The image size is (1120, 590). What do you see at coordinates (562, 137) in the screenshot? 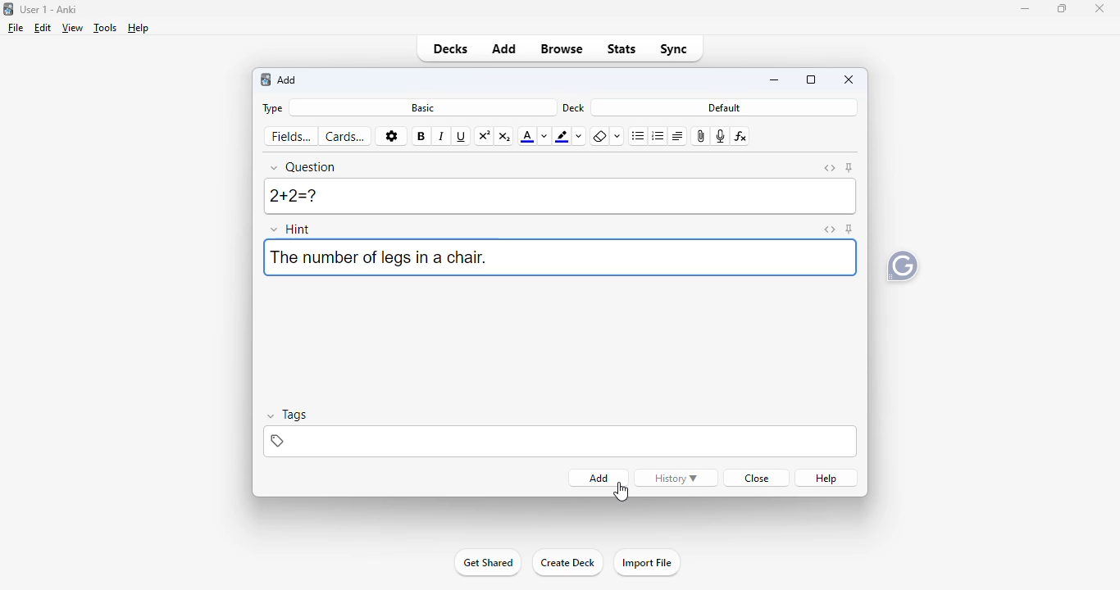
I see `text highlighting color` at bounding box center [562, 137].